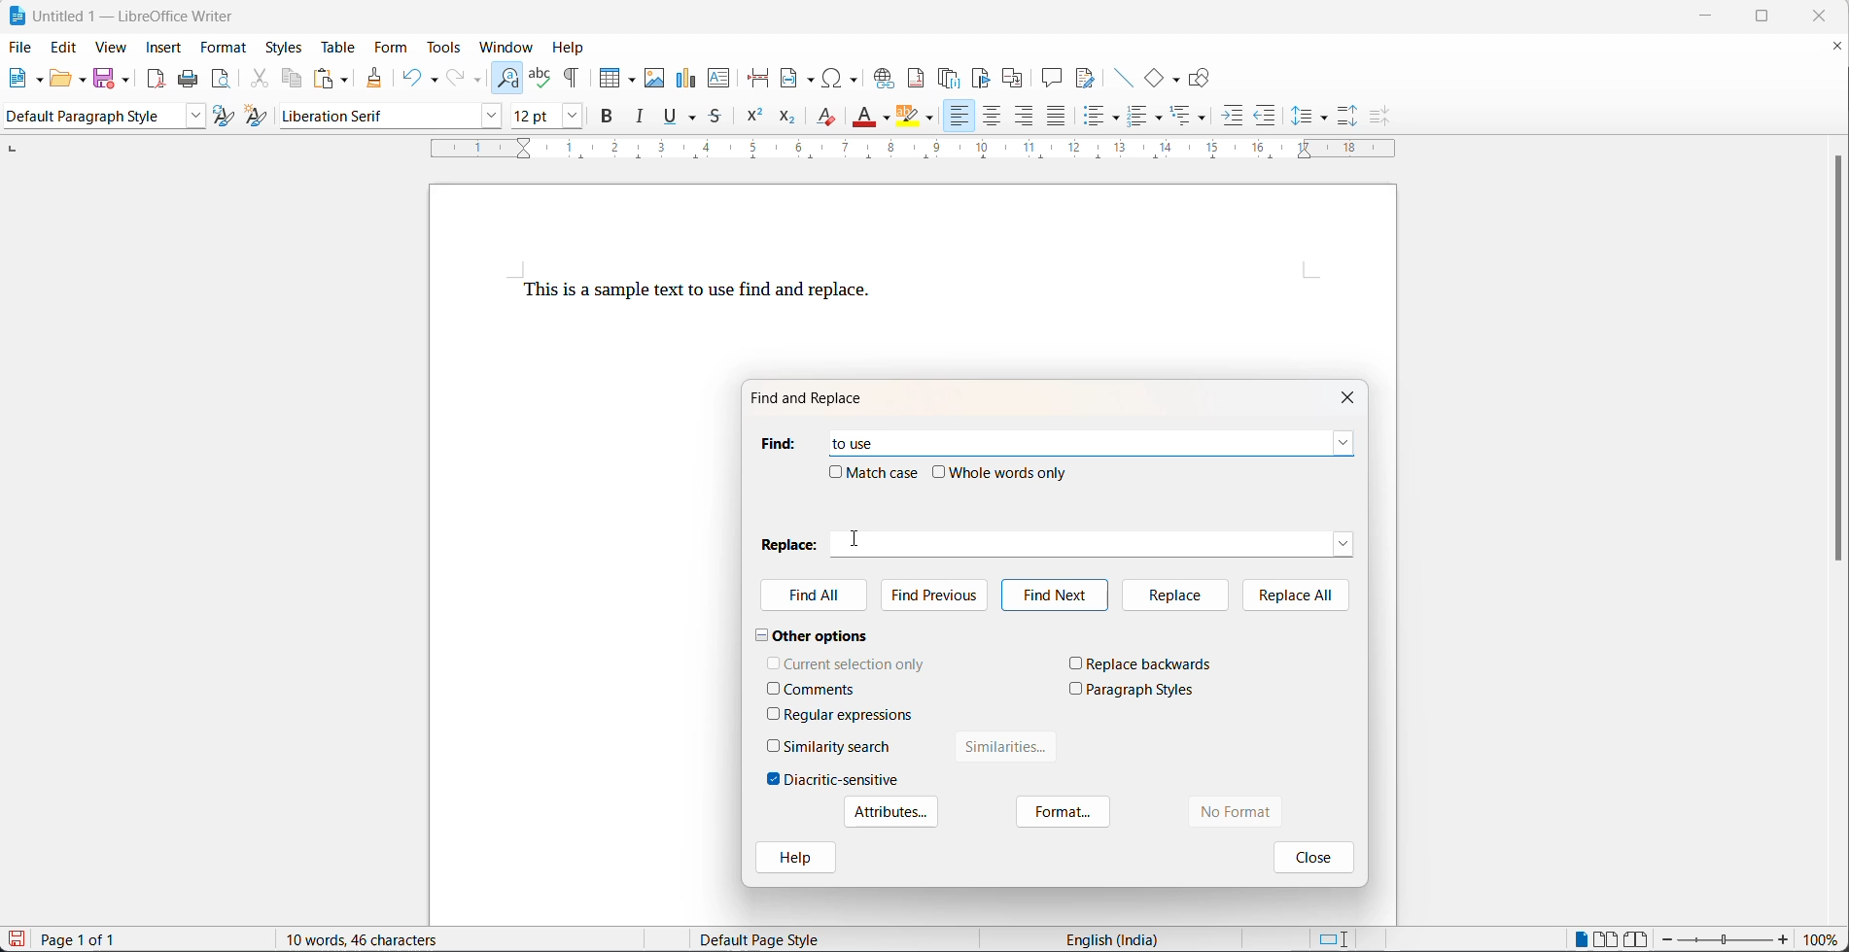 The height and width of the screenshot is (952, 1849). Describe the element at coordinates (1776, 18) in the screenshot. I see `maximize` at that location.